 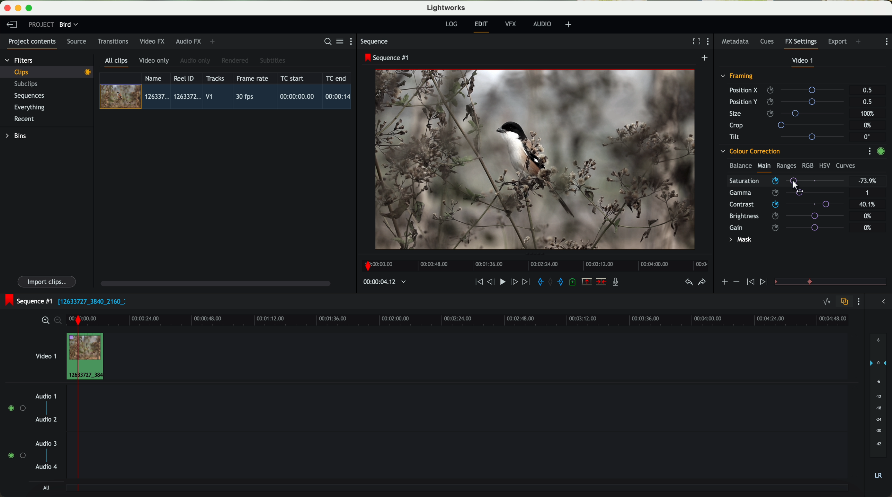 What do you see at coordinates (447, 7) in the screenshot?
I see `Lightworks` at bounding box center [447, 7].